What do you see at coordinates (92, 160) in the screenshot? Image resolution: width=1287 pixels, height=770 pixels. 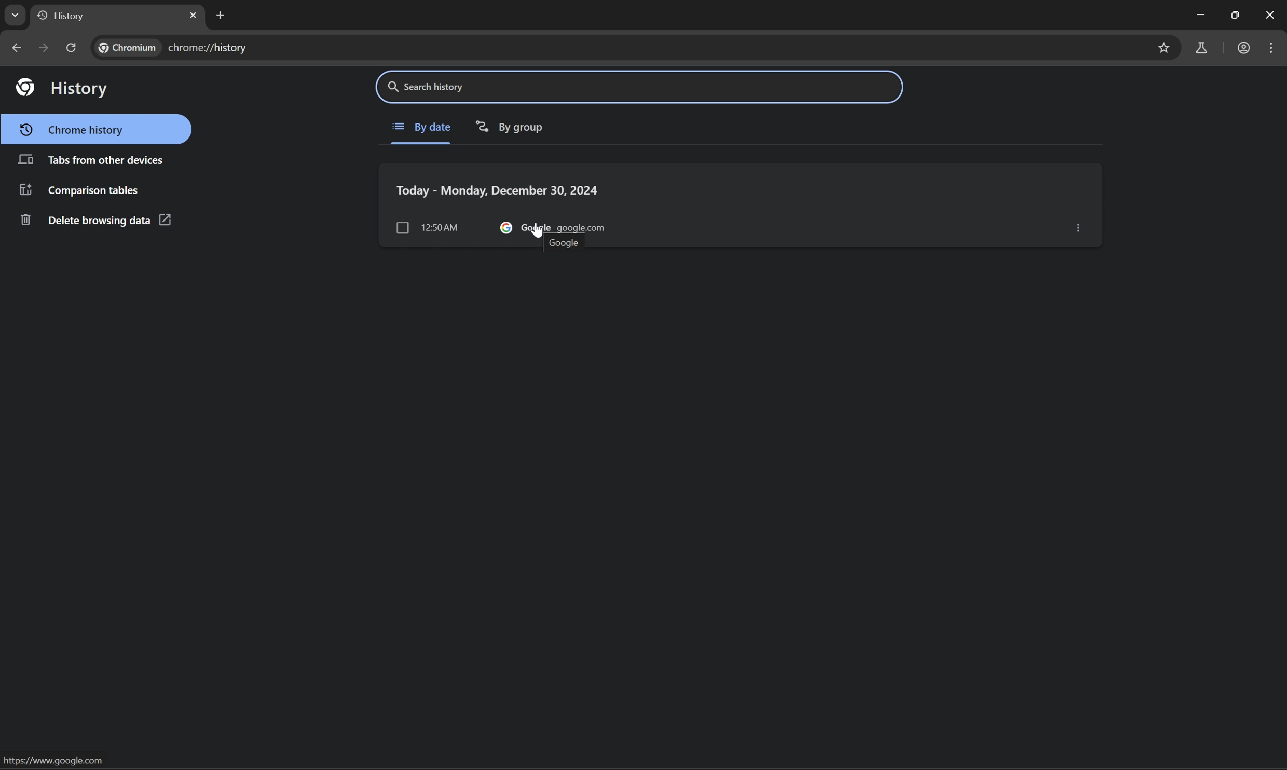 I see `tabs from other devices` at bounding box center [92, 160].